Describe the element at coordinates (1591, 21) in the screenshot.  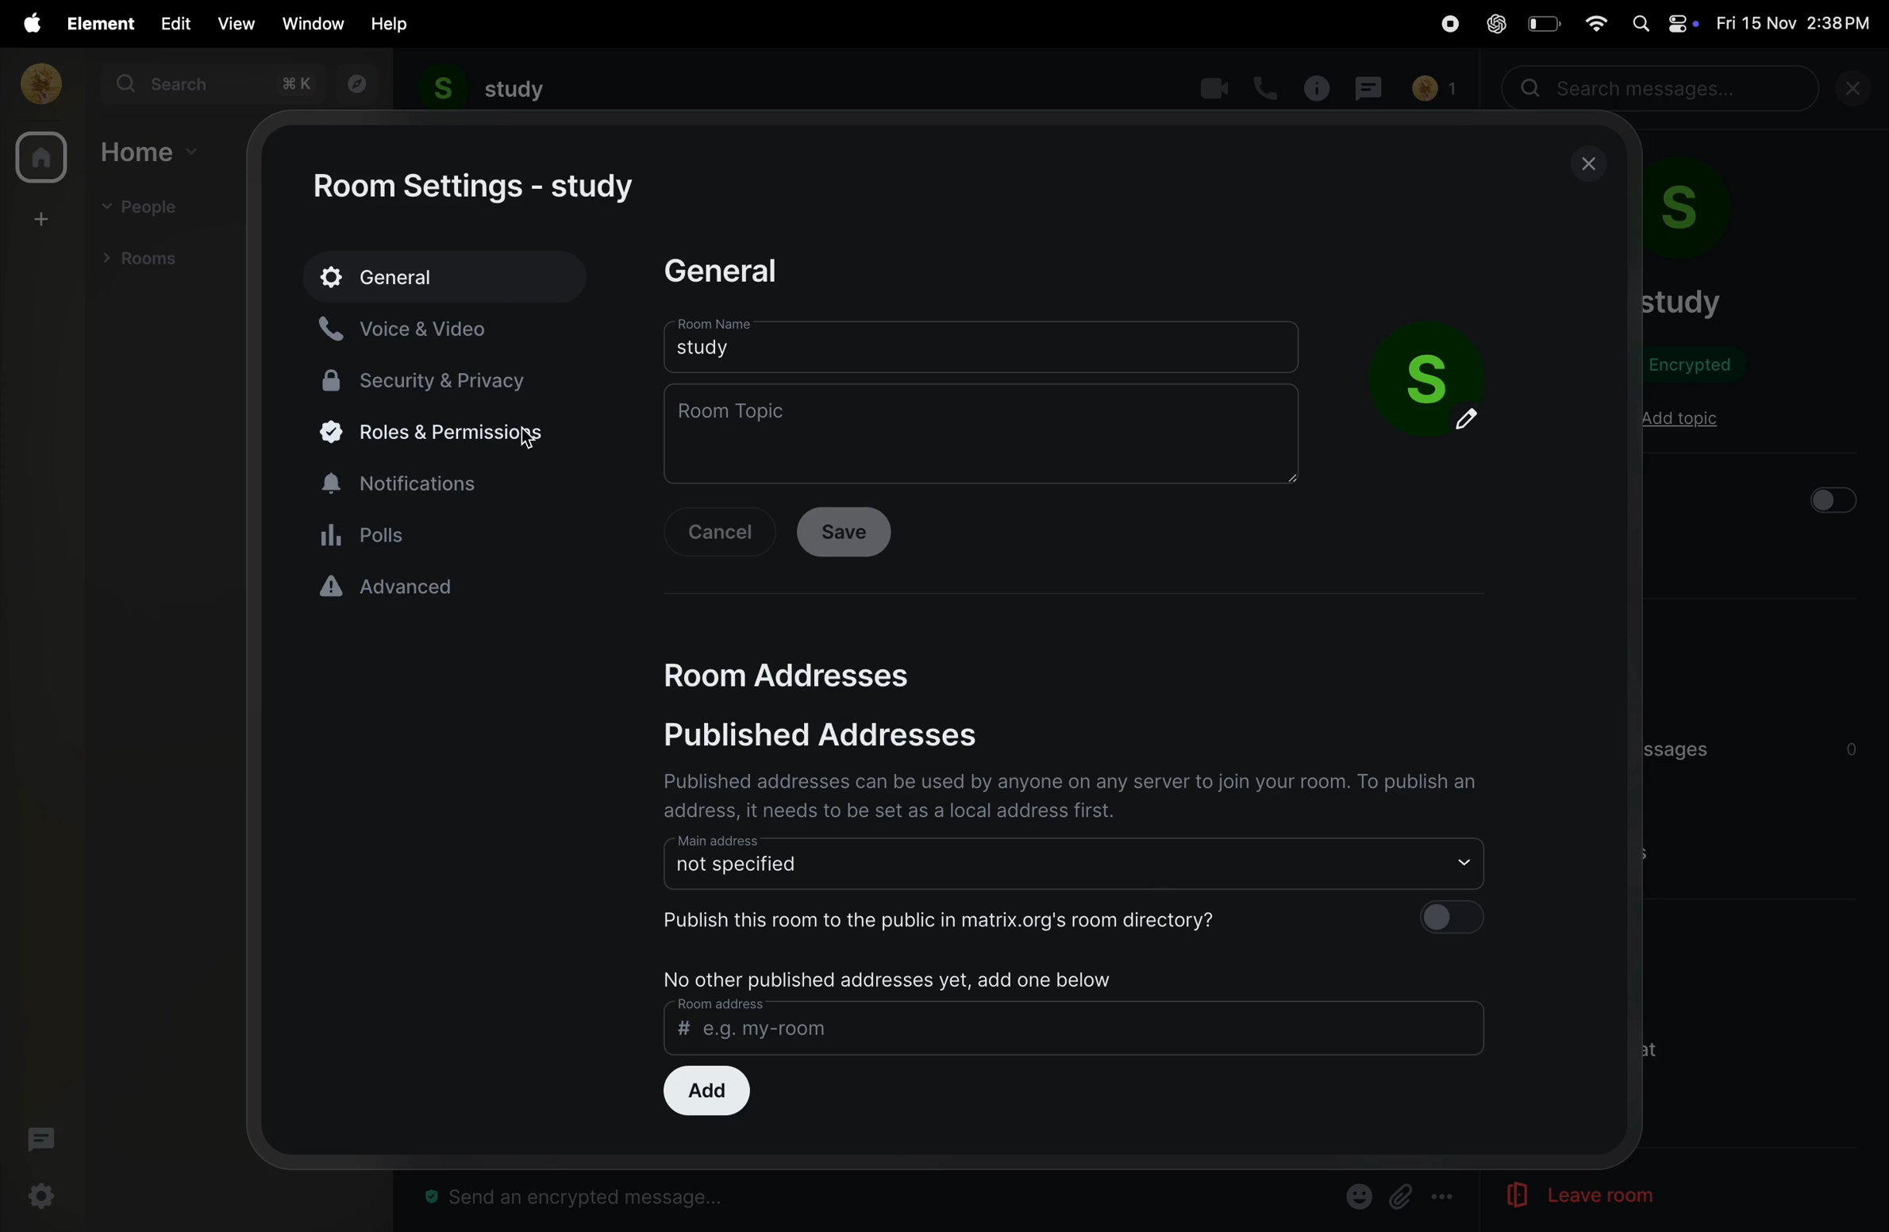
I see `wifi` at that location.